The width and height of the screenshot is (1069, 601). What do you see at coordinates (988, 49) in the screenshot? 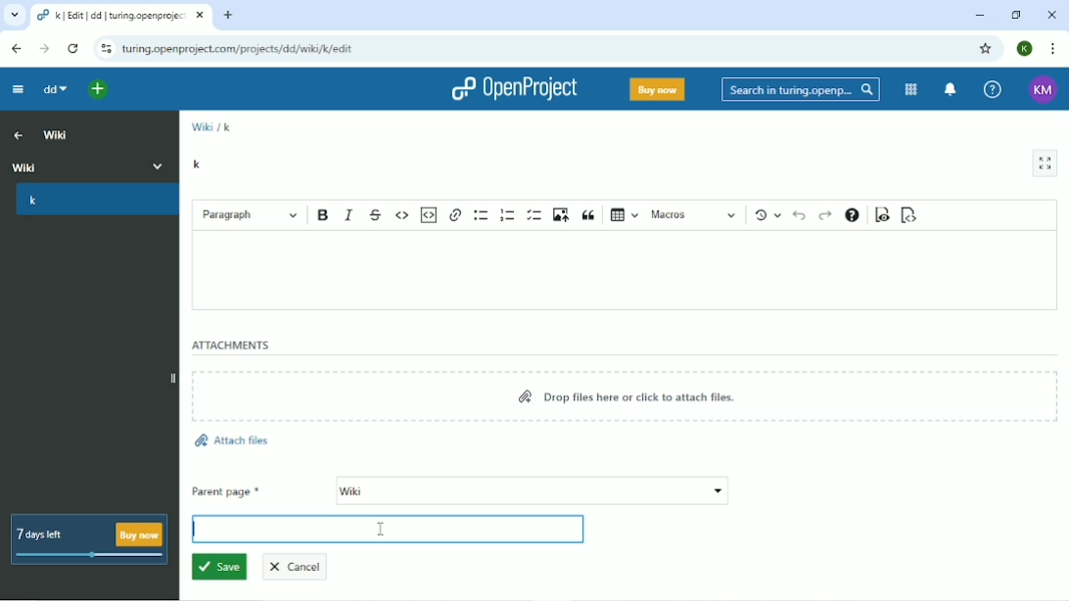
I see `Bookmark this tab` at bounding box center [988, 49].